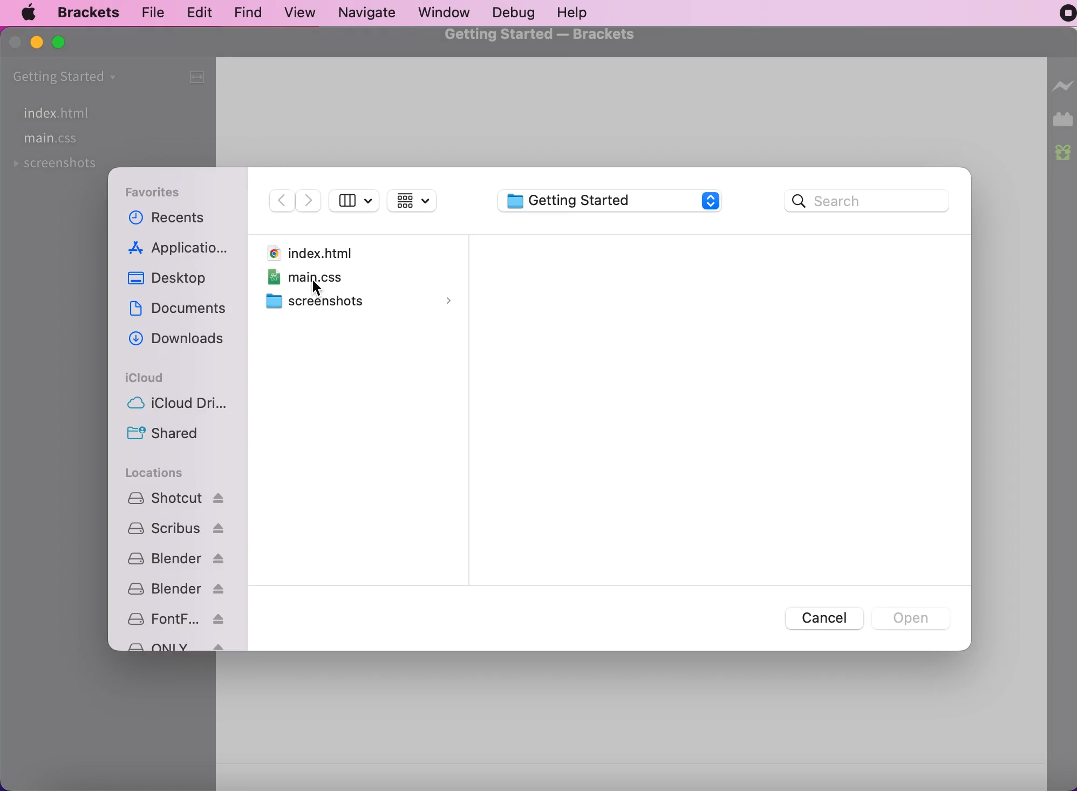 Image resolution: width=1077 pixels, height=791 pixels. Describe the element at coordinates (175, 646) in the screenshot. I see `ONLY` at that location.